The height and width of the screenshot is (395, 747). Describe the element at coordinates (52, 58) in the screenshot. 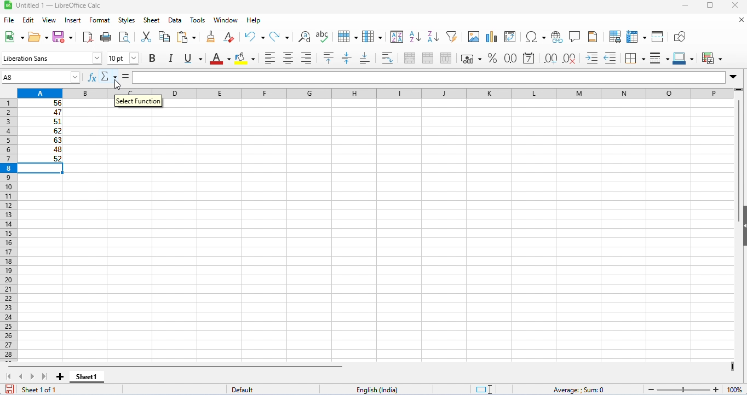

I see `font style` at that location.